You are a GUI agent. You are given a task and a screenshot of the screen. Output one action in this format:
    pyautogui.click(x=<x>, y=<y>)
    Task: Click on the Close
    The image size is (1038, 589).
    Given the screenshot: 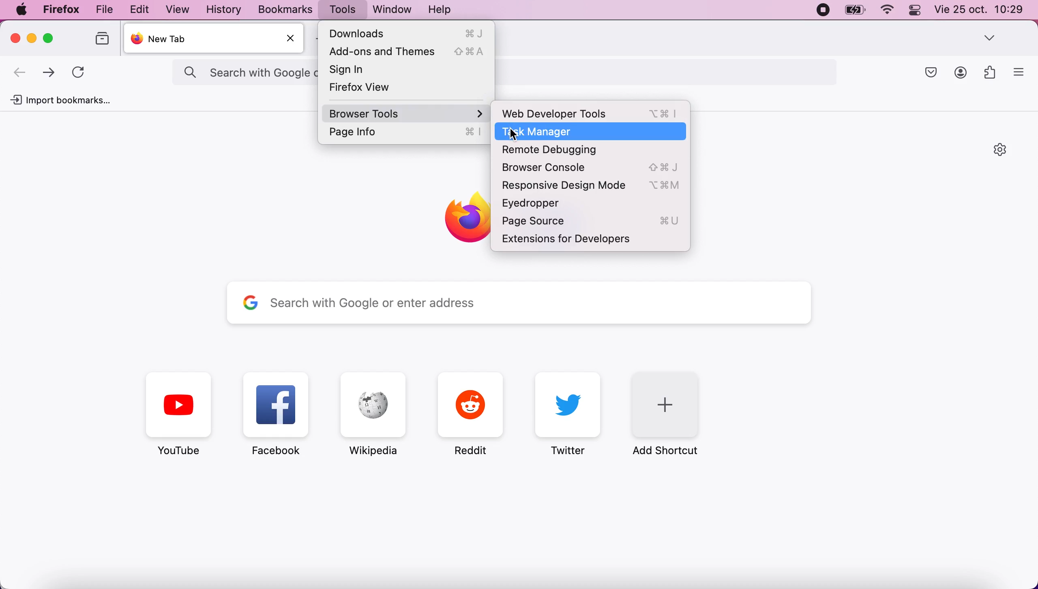 What is the action you would take?
    pyautogui.click(x=16, y=38)
    